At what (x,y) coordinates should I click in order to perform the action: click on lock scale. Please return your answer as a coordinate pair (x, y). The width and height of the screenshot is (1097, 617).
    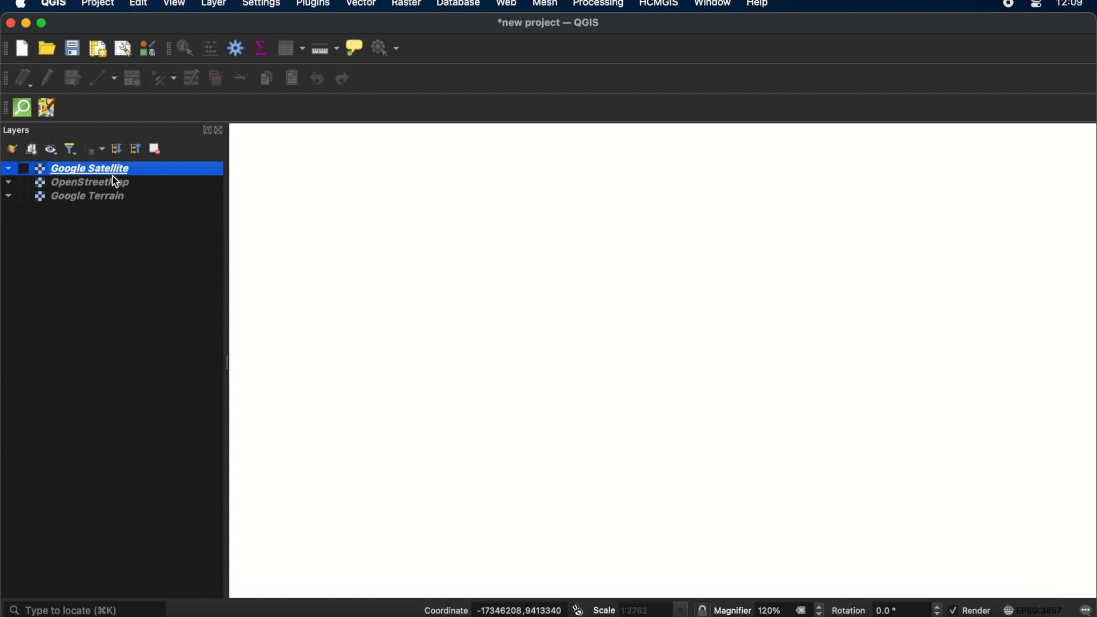
    Looking at the image, I should click on (702, 610).